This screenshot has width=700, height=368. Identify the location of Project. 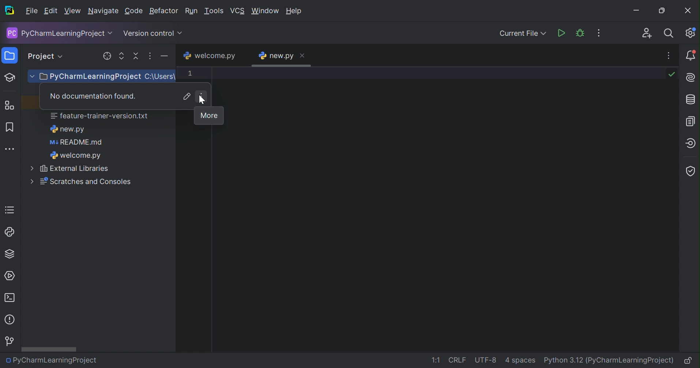
(41, 55).